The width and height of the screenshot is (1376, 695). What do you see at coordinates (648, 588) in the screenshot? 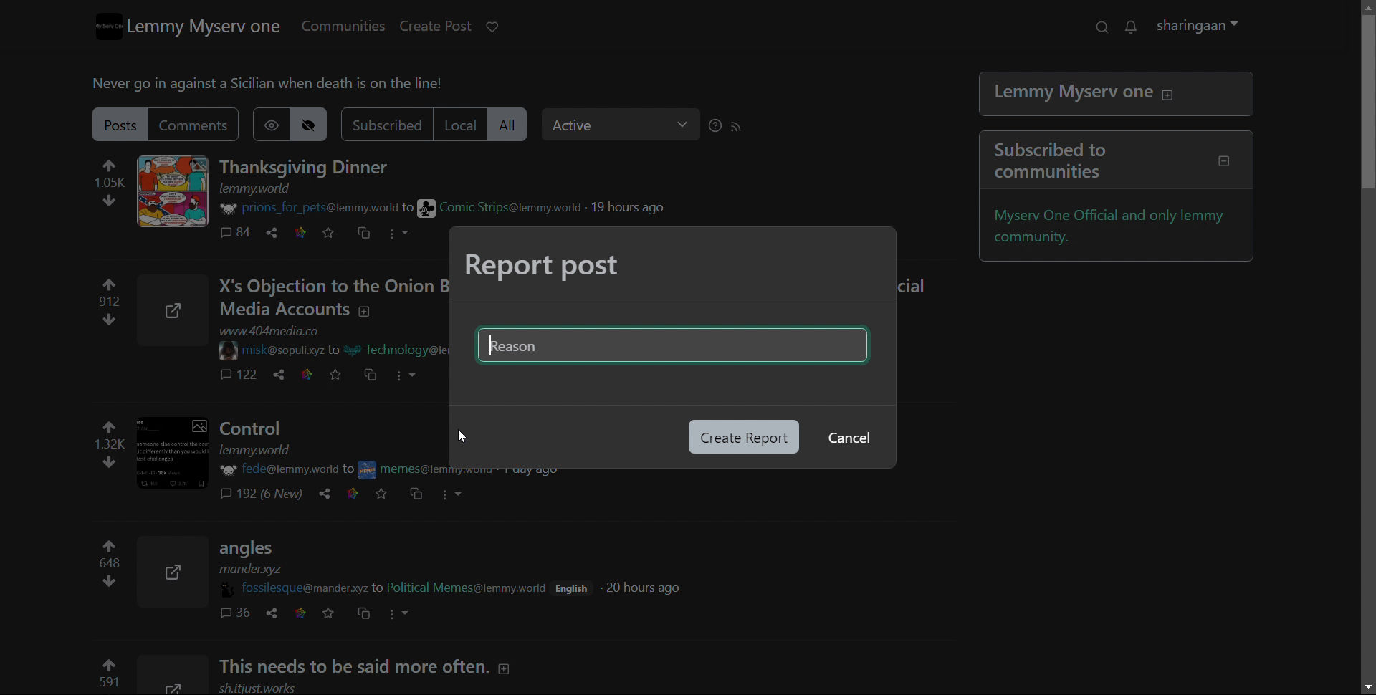
I see `20 hours ago (post time)` at bounding box center [648, 588].